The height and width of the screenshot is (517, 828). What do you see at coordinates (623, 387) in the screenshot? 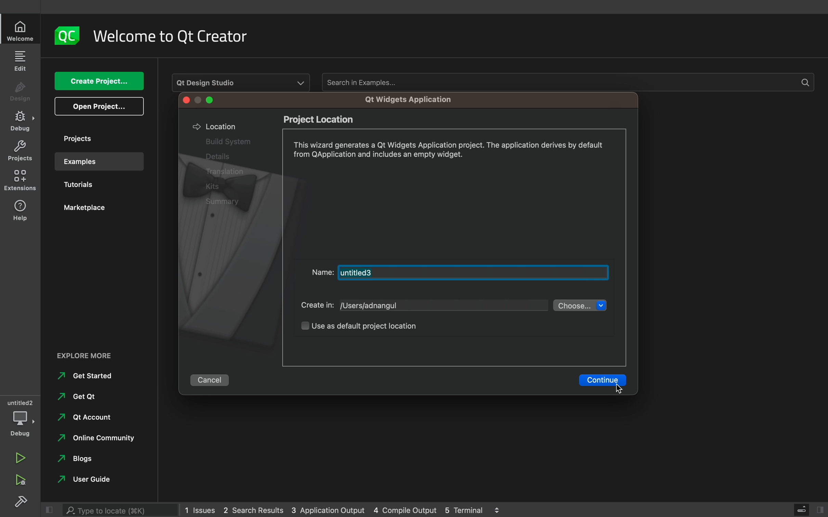
I see `cursor` at bounding box center [623, 387].